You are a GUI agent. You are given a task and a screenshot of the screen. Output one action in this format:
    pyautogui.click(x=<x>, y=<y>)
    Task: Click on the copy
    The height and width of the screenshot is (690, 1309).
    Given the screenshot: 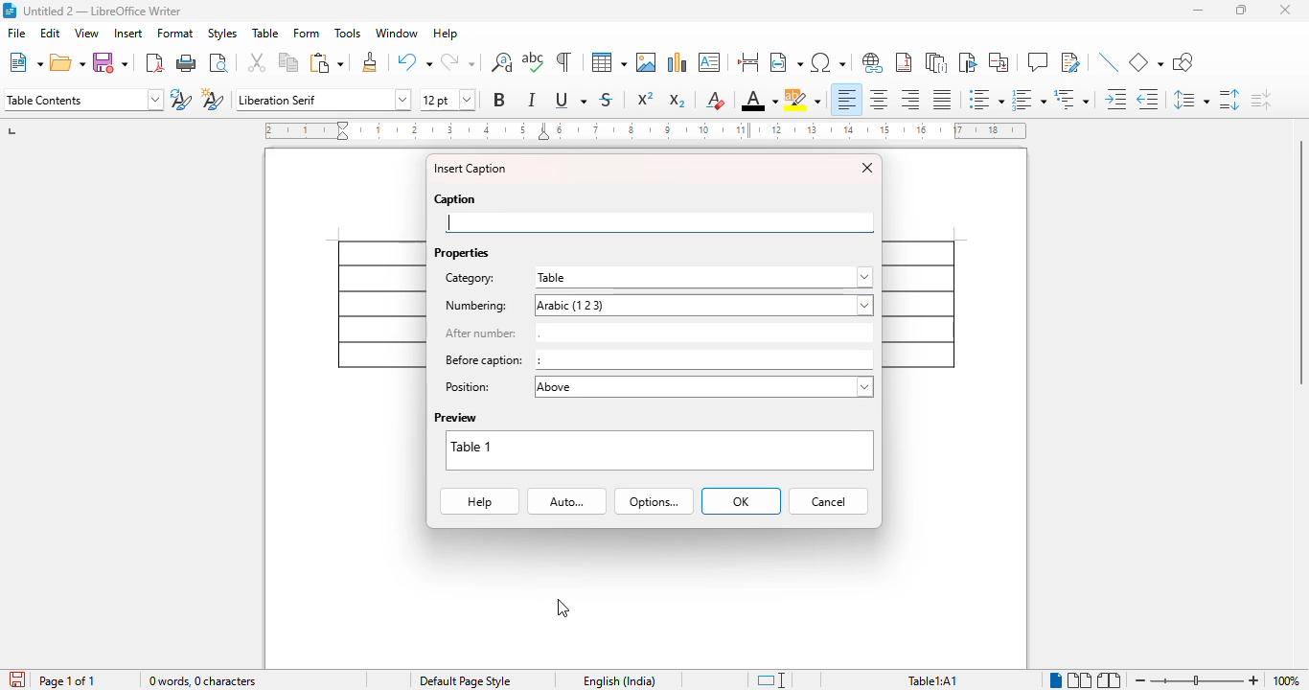 What is the action you would take?
    pyautogui.click(x=289, y=61)
    